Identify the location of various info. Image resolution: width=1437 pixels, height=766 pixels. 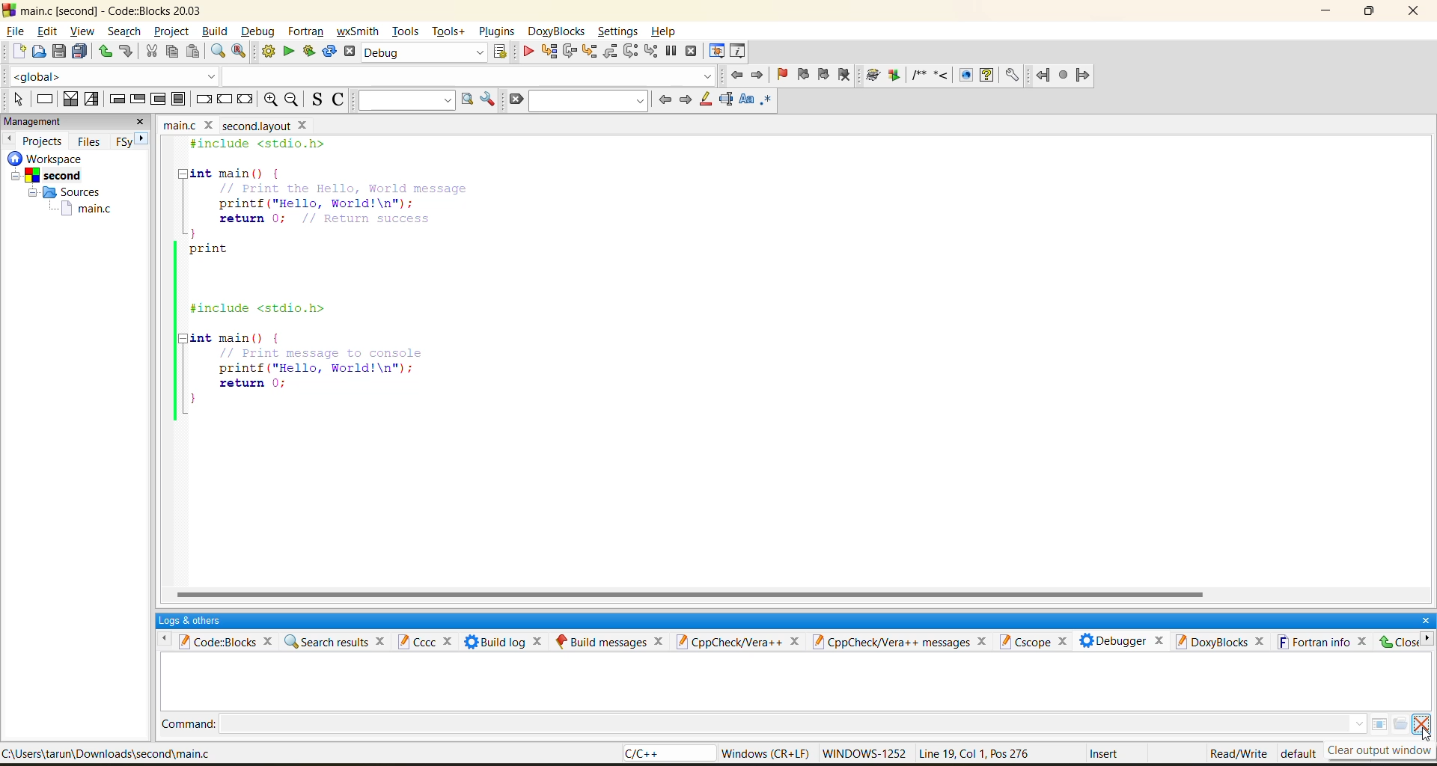
(741, 52).